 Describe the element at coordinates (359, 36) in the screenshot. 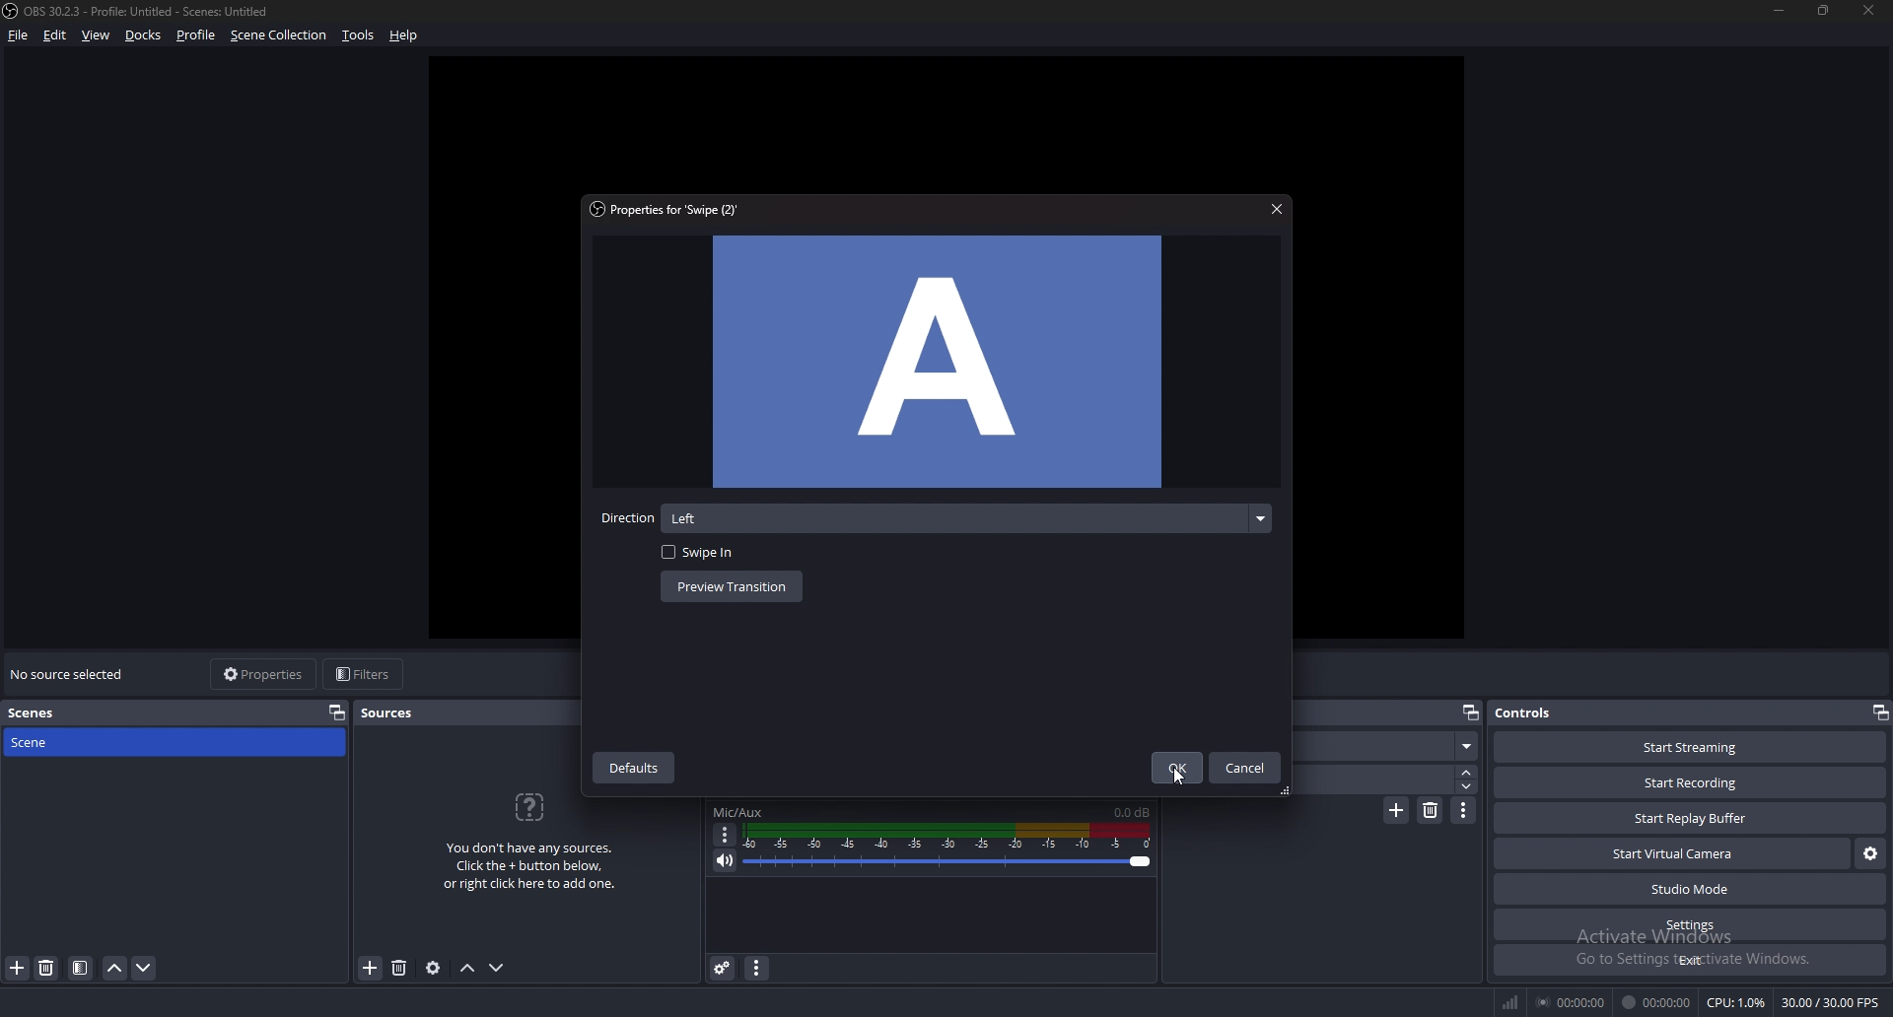

I see `tools` at that location.